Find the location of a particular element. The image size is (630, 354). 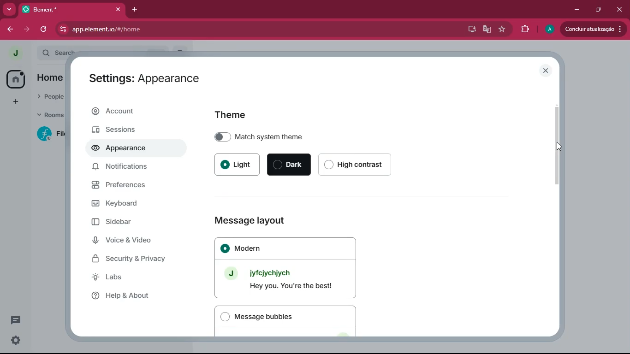

message is located at coordinates (15, 321).